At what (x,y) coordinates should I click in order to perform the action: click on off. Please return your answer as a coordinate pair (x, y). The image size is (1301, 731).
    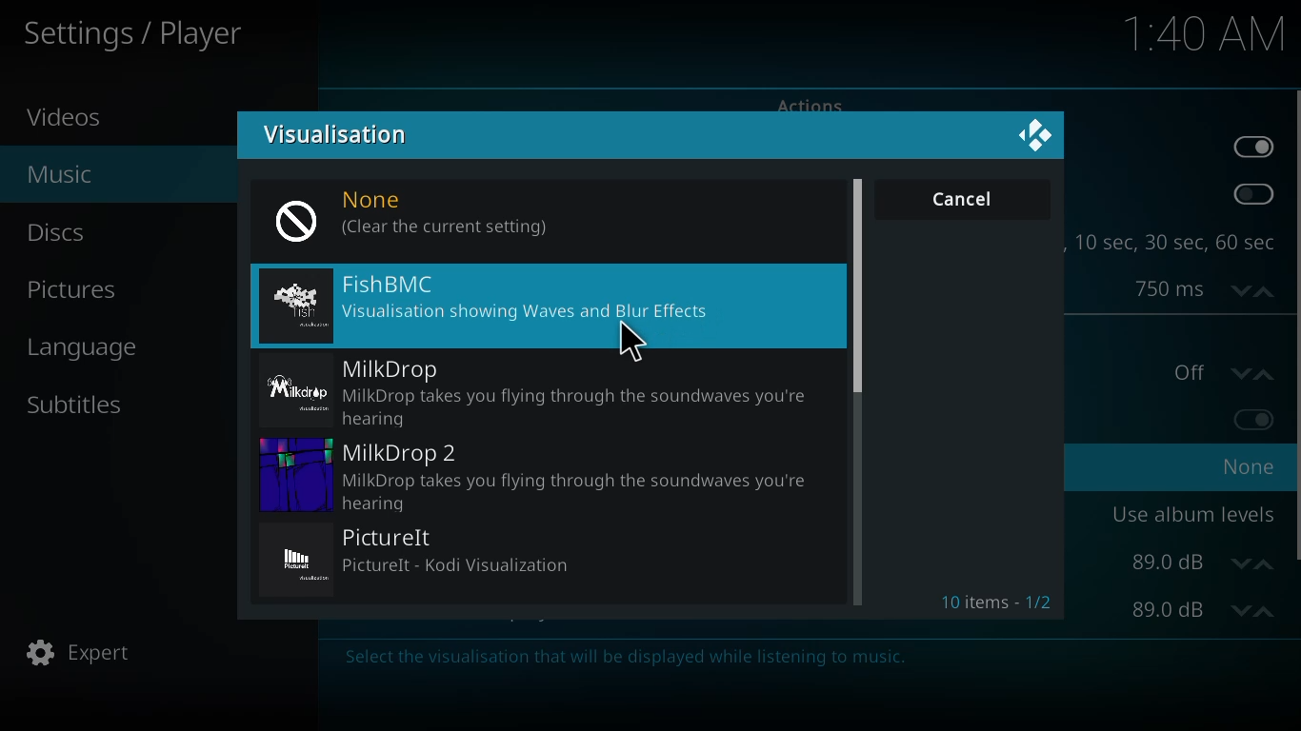
    Looking at the image, I should click on (1222, 371).